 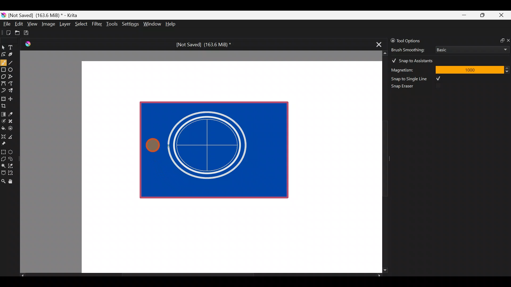 What do you see at coordinates (392, 40) in the screenshot?
I see `Lock/unlock docker` at bounding box center [392, 40].